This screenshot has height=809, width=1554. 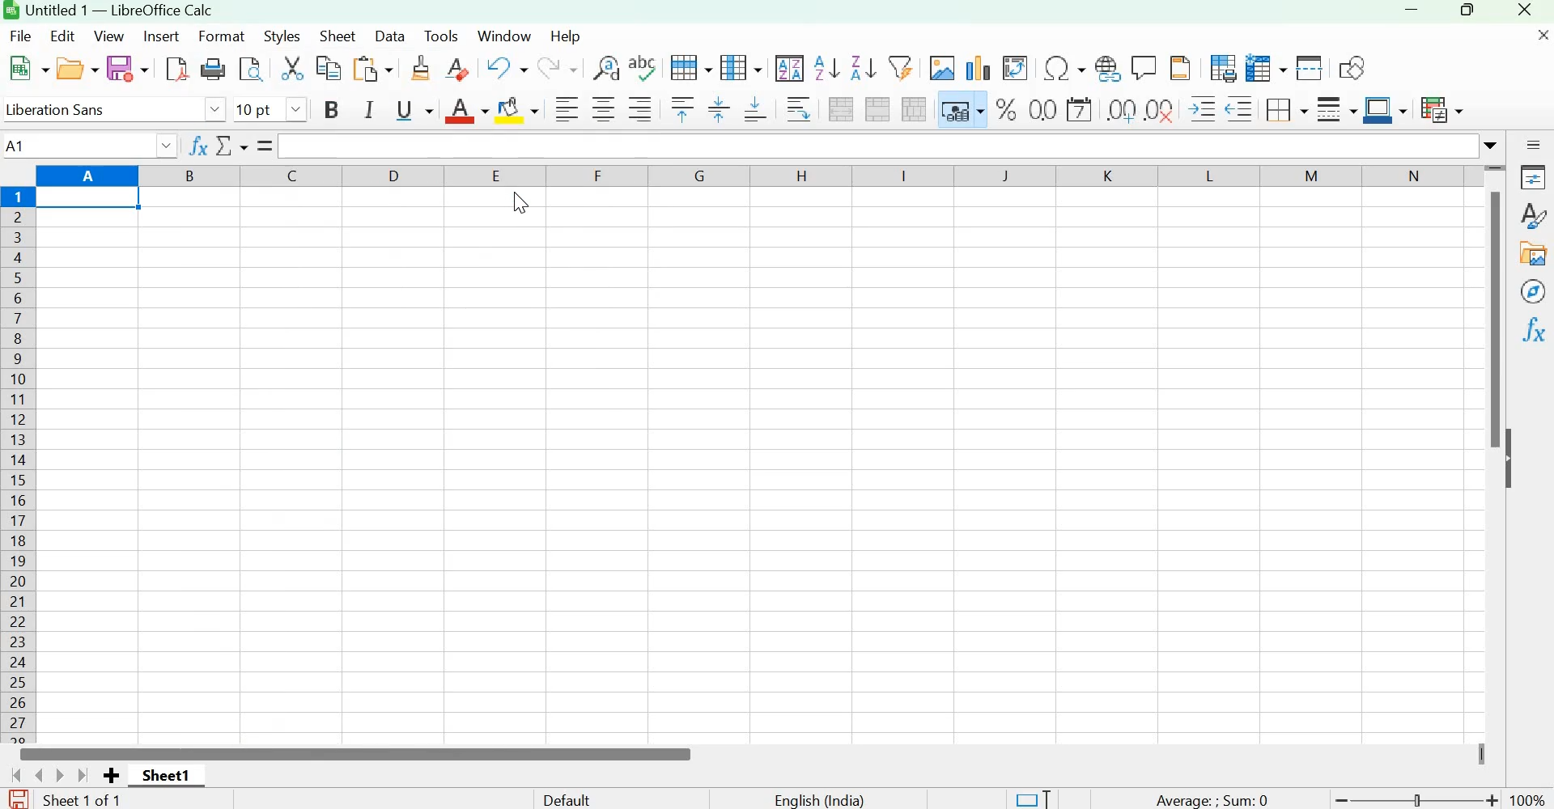 What do you see at coordinates (13, 772) in the screenshot?
I see `Scroll to first sheet` at bounding box center [13, 772].